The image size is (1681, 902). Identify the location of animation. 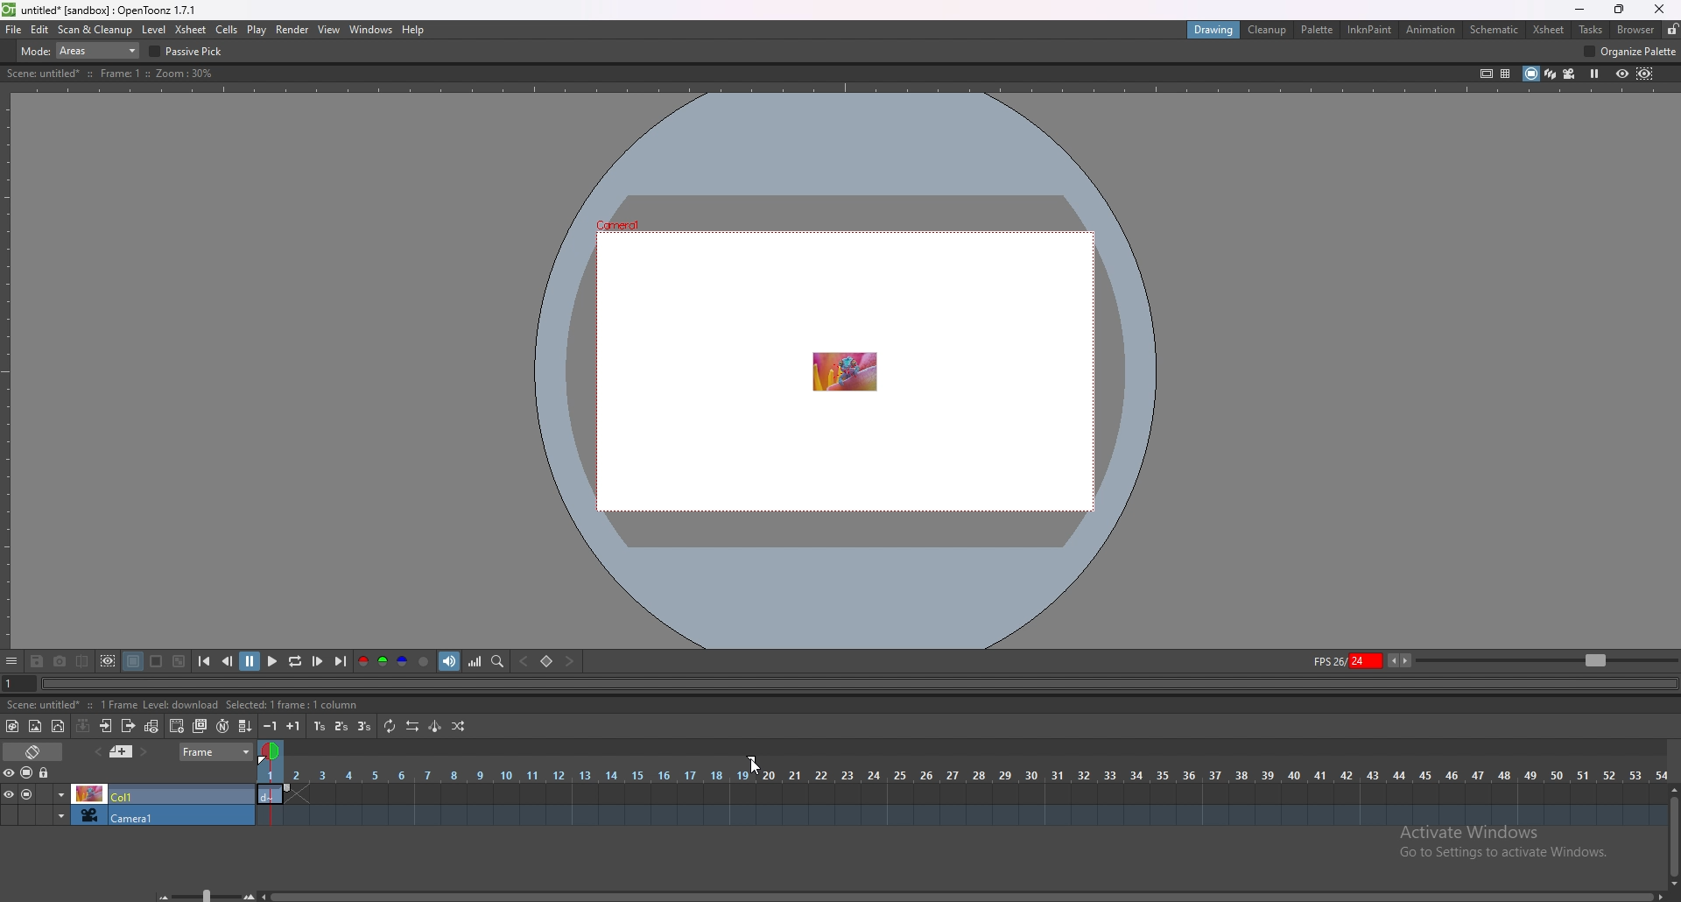
(1431, 31).